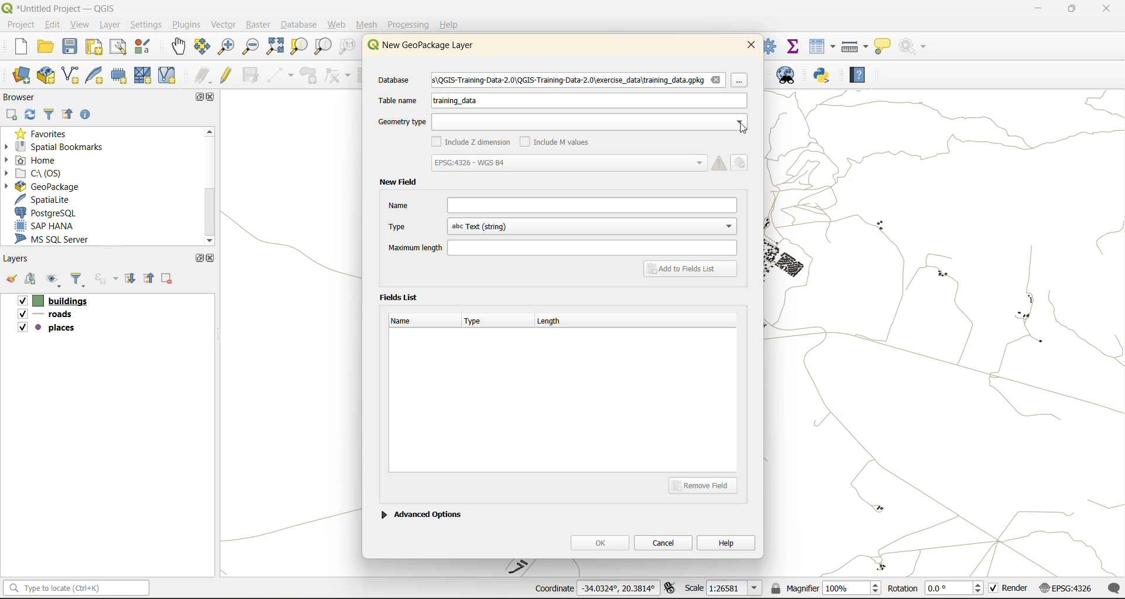  I want to click on open, so click(11, 281).